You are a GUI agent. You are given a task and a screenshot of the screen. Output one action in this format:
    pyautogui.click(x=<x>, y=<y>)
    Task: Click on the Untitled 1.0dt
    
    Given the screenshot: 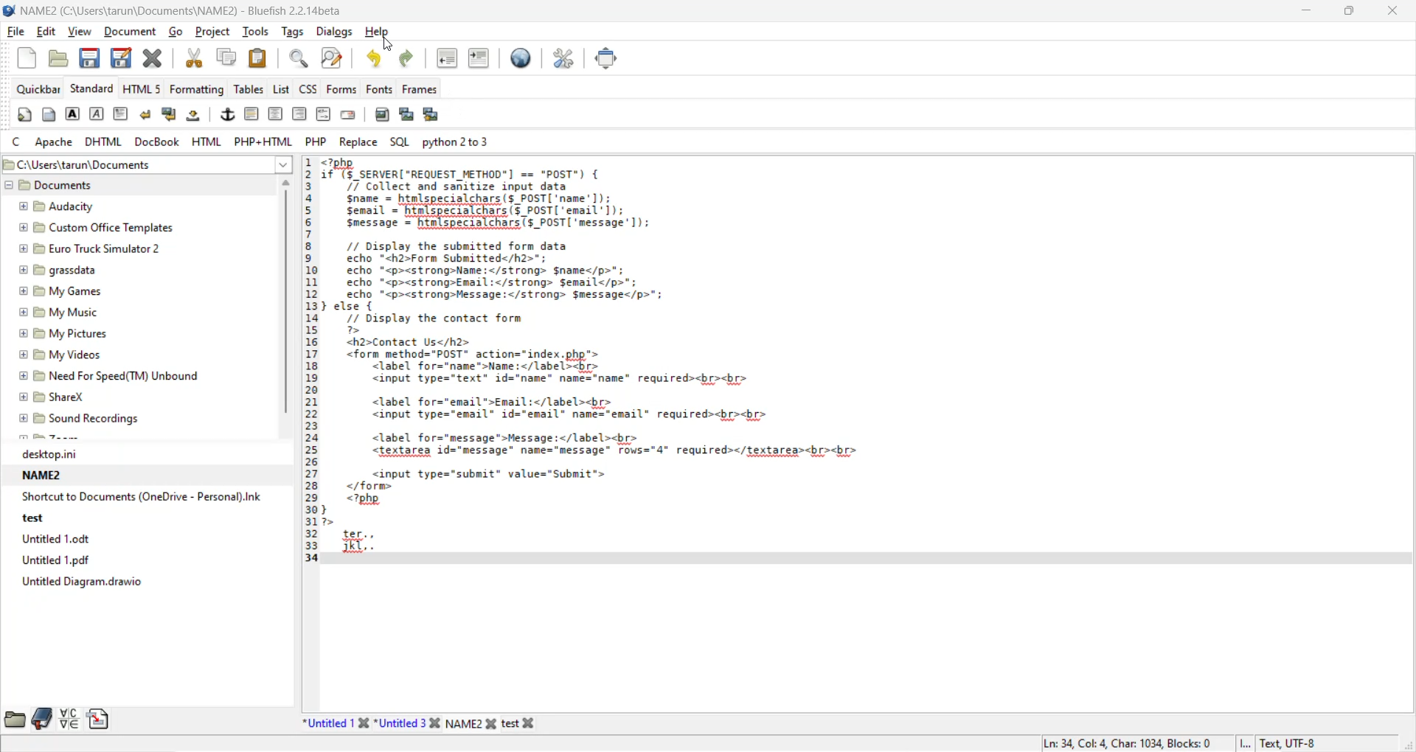 What is the action you would take?
    pyautogui.click(x=49, y=539)
    